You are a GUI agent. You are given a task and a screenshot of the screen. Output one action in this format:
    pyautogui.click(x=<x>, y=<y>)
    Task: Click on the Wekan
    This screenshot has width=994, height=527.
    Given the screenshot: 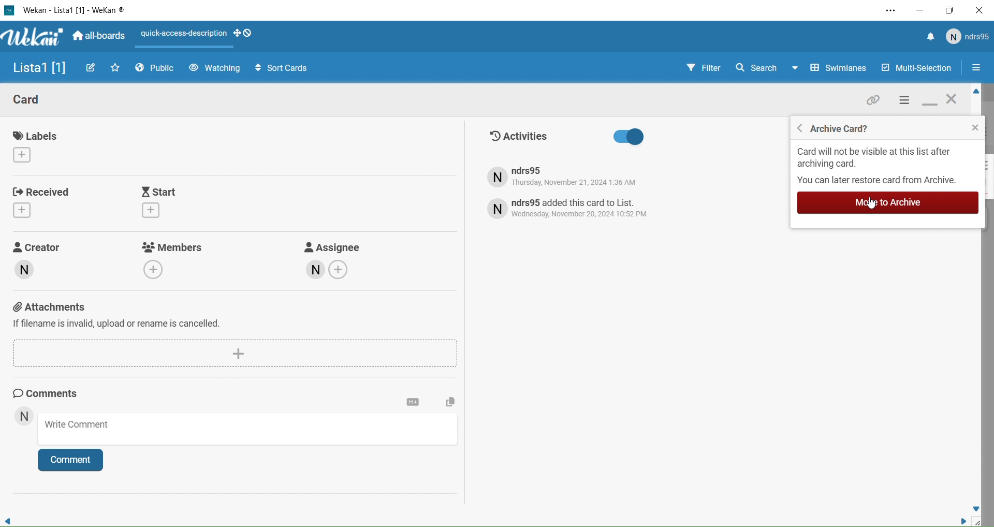 What is the action you would take?
    pyautogui.click(x=71, y=10)
    